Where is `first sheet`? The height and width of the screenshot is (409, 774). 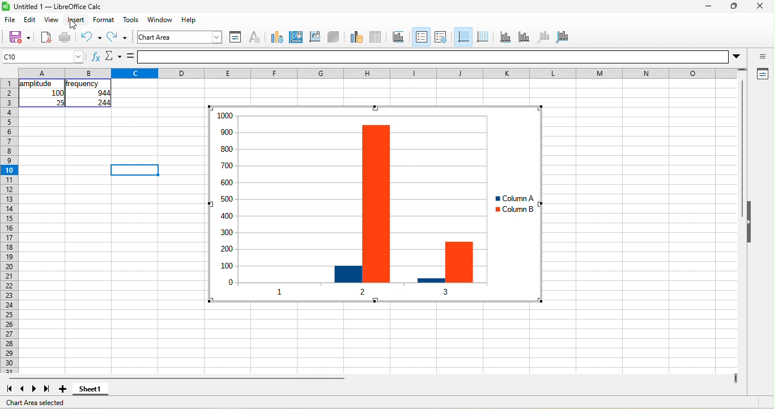
first sheet is located at coordinates (8, 388).